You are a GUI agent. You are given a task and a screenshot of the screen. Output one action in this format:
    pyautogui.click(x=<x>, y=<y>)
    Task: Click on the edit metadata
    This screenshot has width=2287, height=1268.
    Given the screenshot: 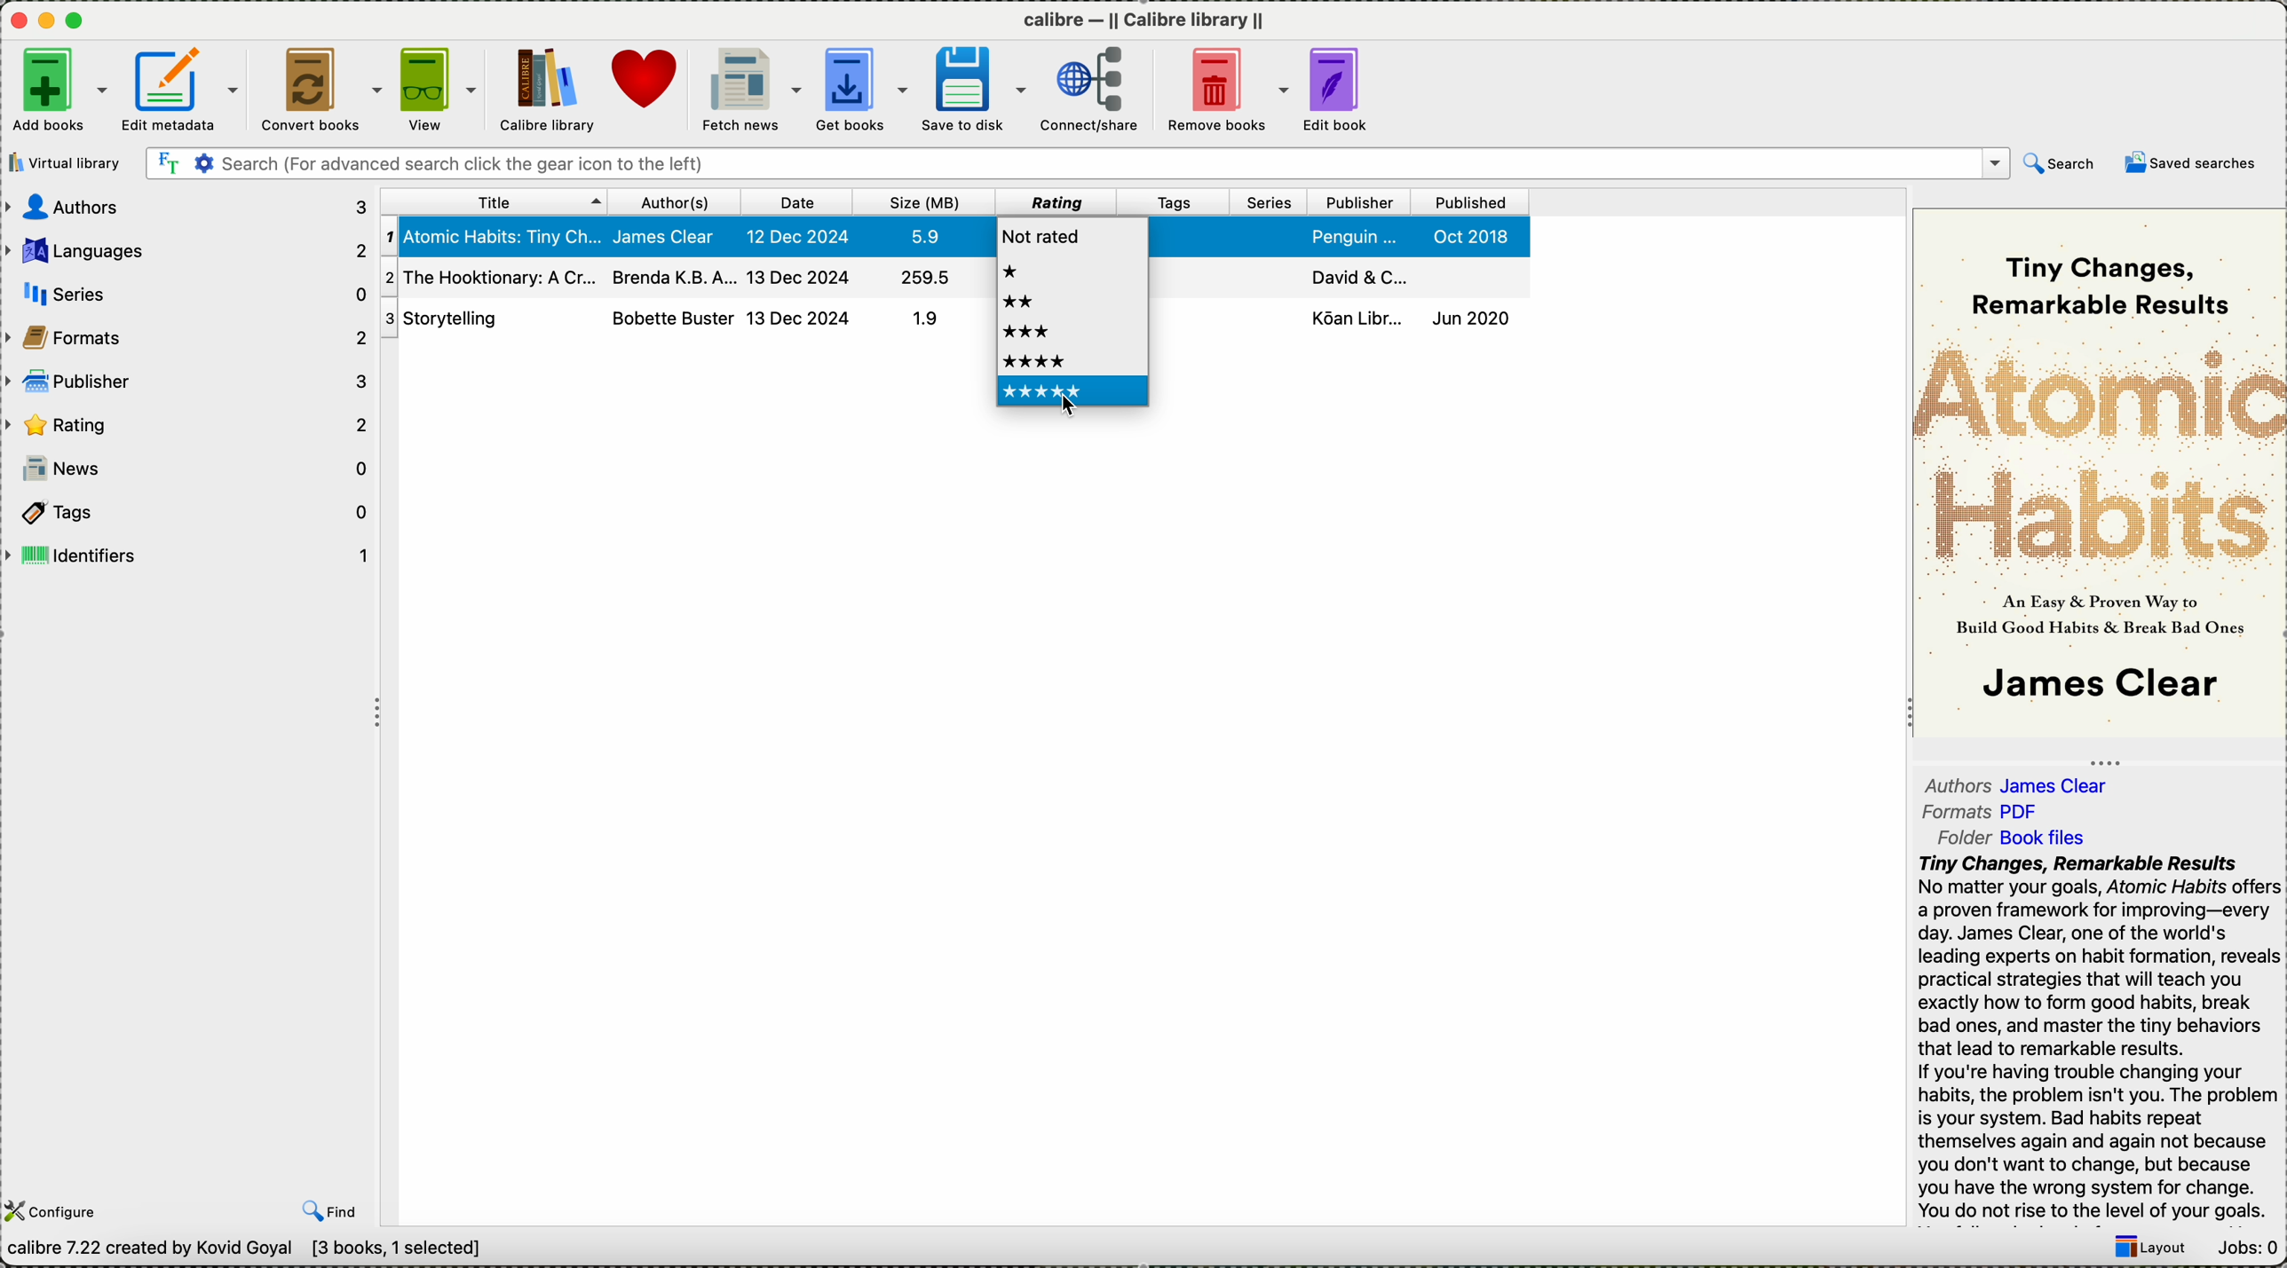 What is the action you would take?
    pyautogui.click(x=183, y=91)
    